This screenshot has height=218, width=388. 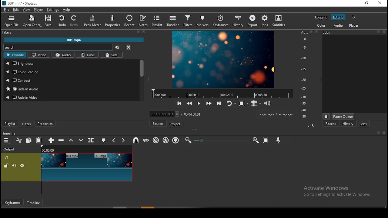 I want to click on close, so click(x=384, y=133).